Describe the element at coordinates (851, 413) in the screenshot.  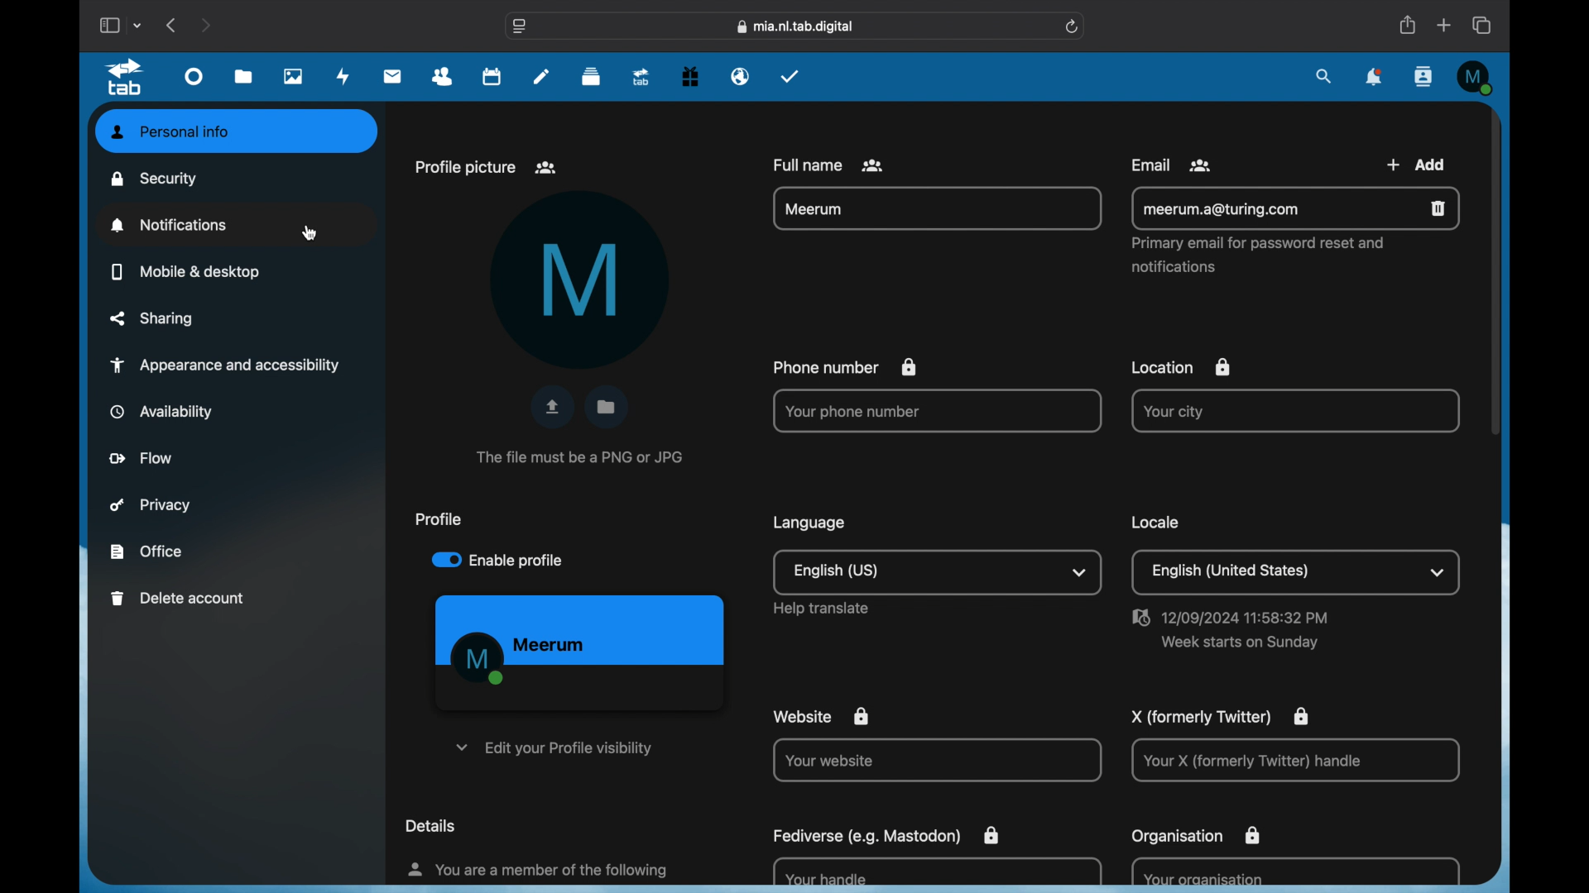
I see `your phone number` at that location.